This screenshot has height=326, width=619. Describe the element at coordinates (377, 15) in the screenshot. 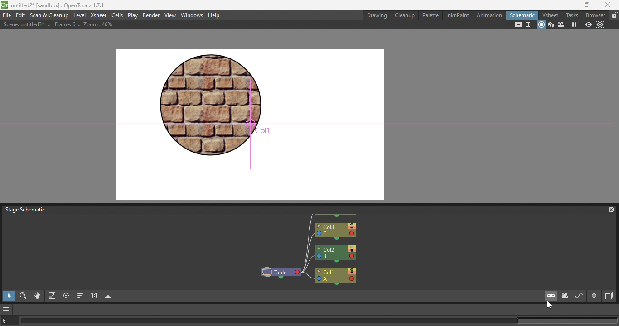

I see `Drawing` at that location.